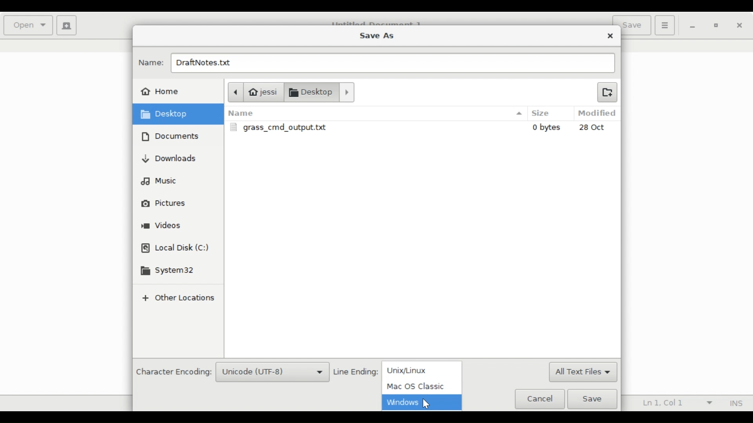 The image size is (753, 423). Describe the element at coordinates (547, 114) in the screenshot. I see `Size` at that location.